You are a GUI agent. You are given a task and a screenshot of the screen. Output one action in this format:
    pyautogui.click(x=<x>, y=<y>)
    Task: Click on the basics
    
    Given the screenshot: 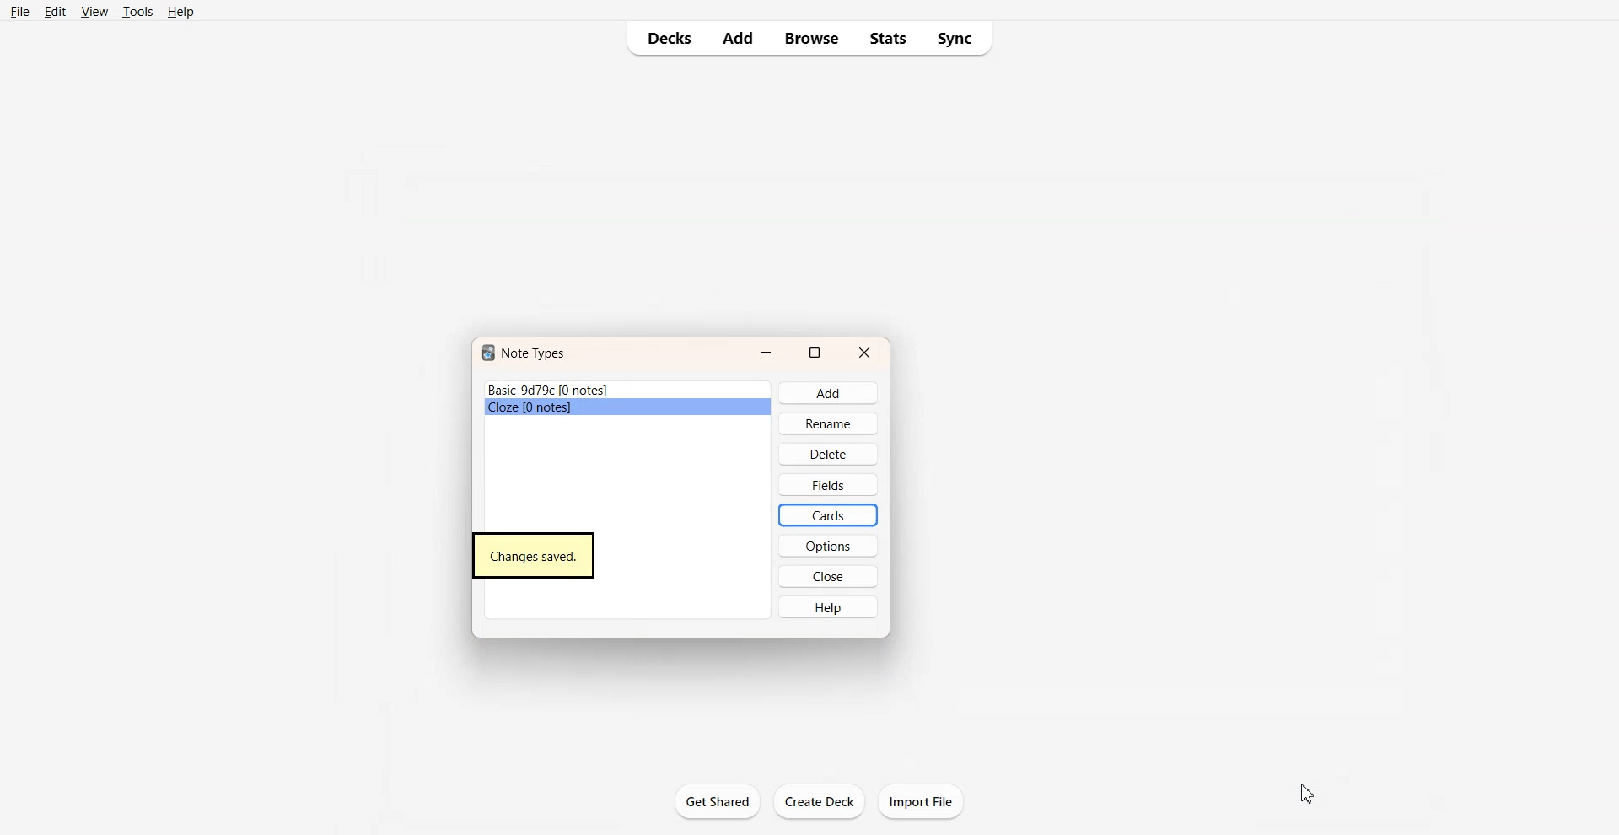 What is the action you would take?
    pyautogui.click(x=585, y=404)
    